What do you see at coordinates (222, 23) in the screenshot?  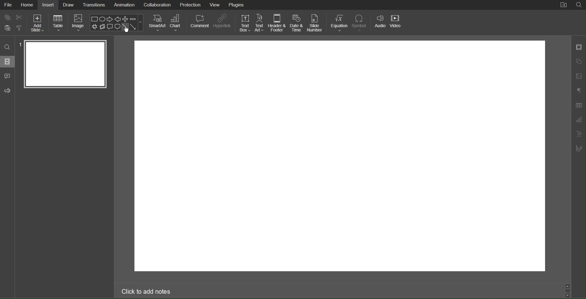 I see `Hyperlink` at bounding box center [222, 23].